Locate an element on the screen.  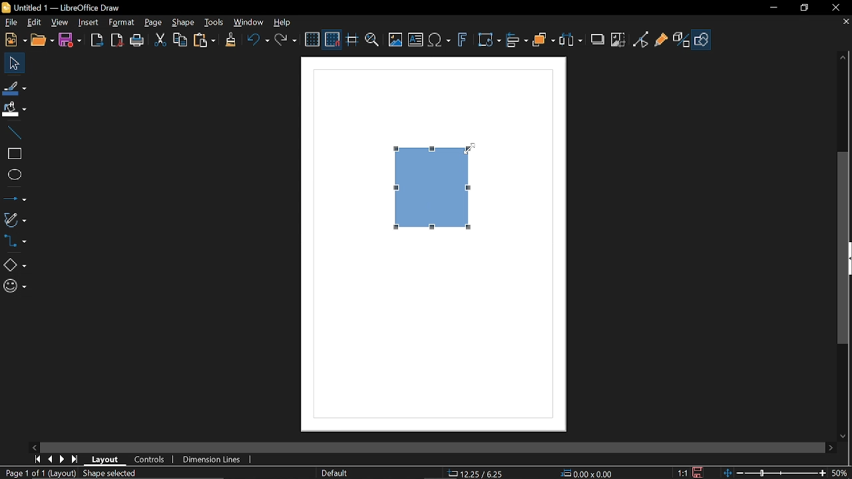
Show draw functions is located at coordinates (703, 39).